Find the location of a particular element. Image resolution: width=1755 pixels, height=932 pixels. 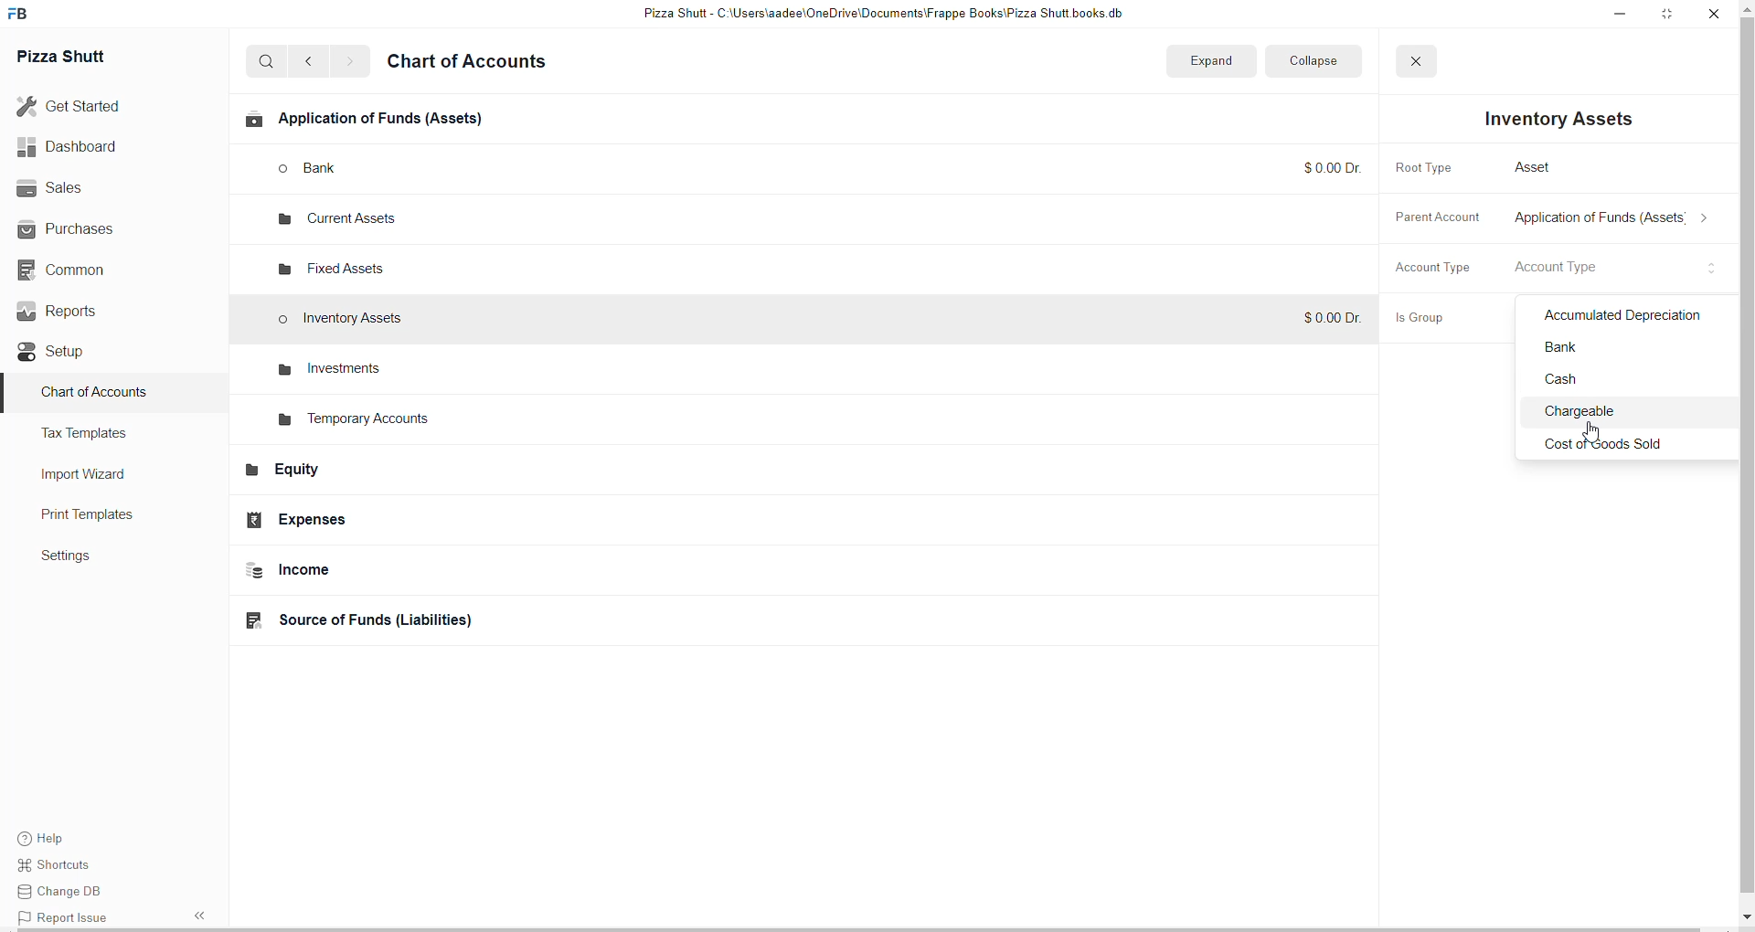

investments  is located at coordinates (326, 369).